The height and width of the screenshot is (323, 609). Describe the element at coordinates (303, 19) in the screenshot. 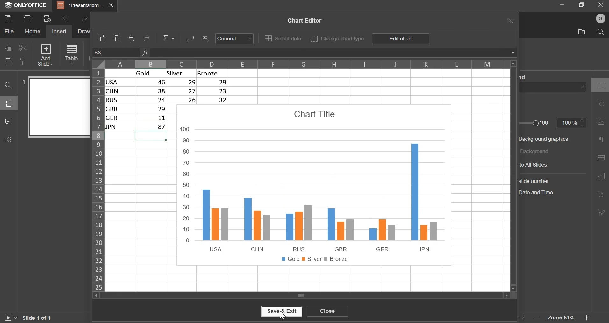

I see `chart editor` at that location.